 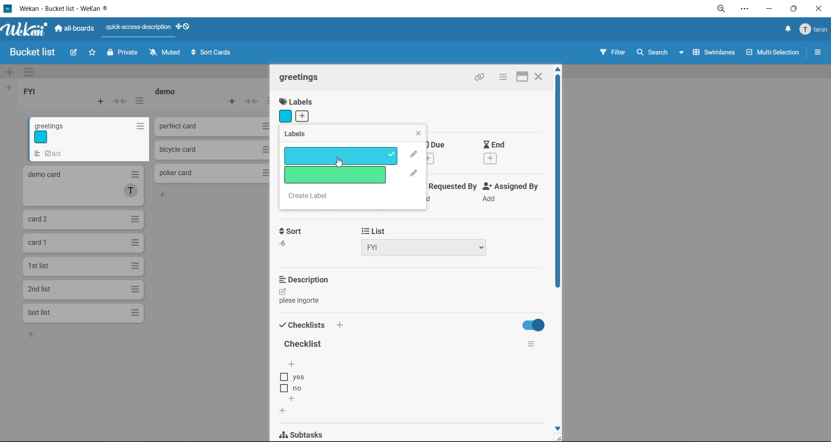 I want to click on assigned by, so click(x=510, y=192).